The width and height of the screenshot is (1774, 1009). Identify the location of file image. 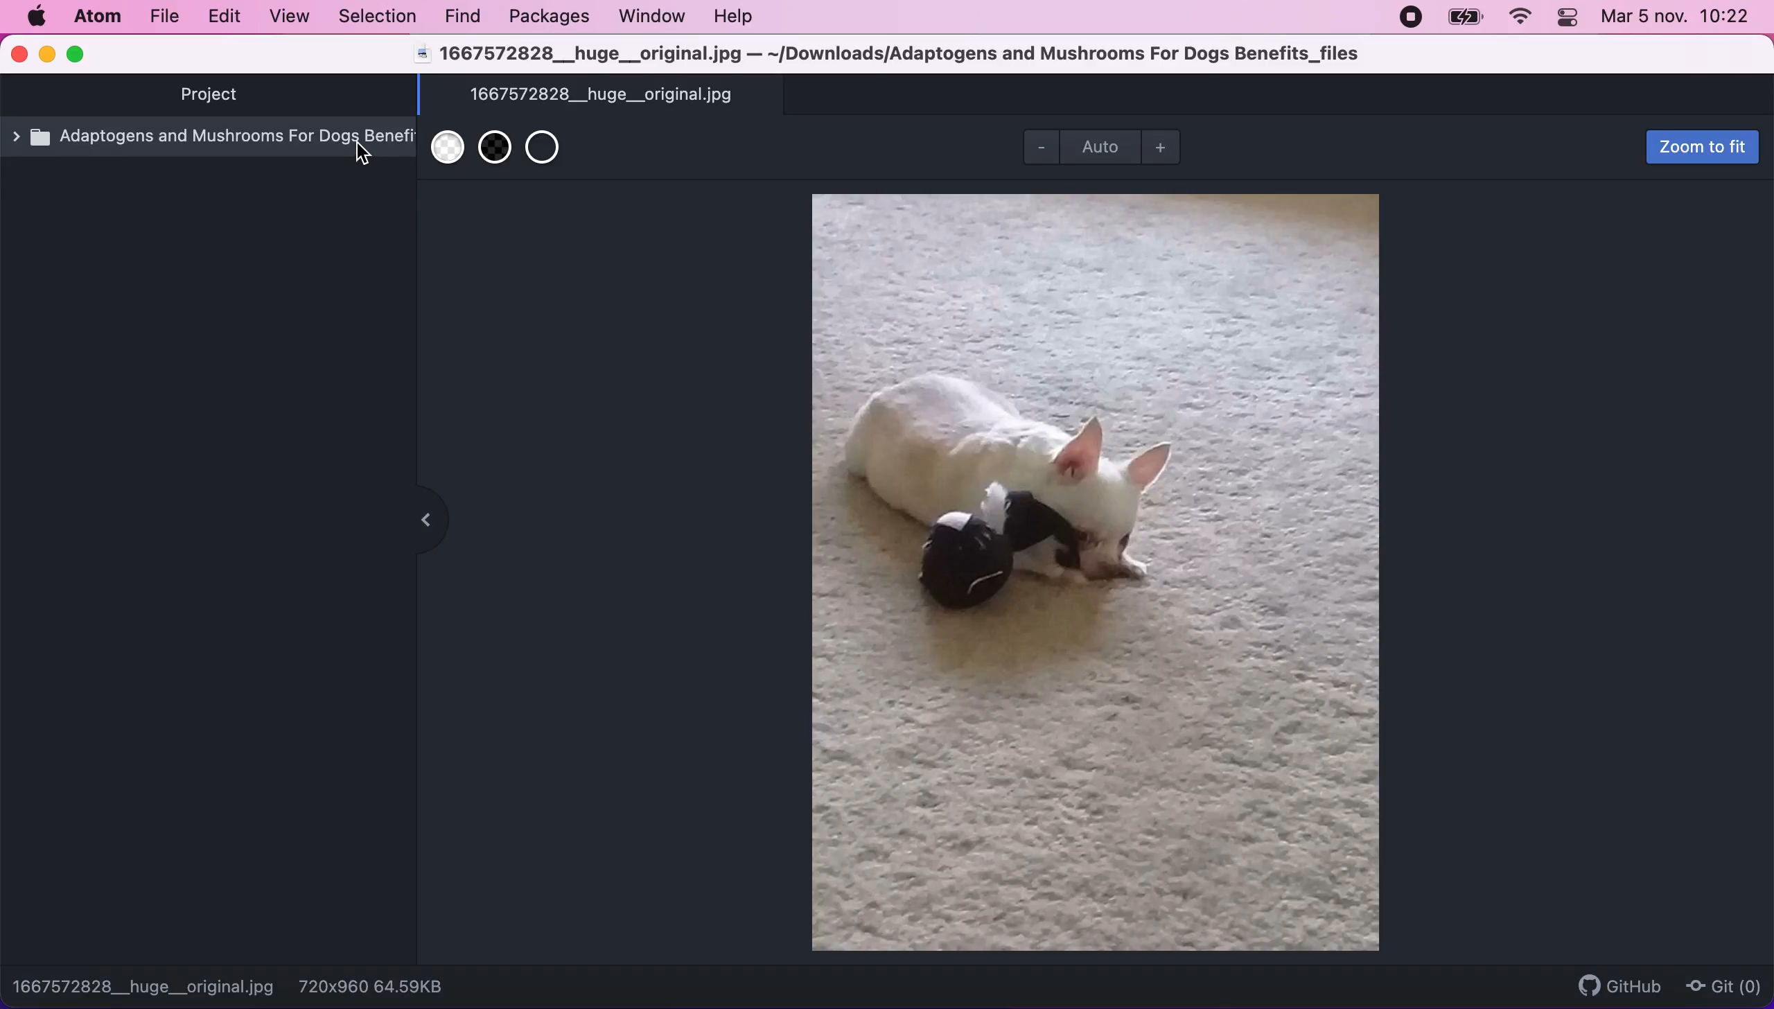
(1102, 572).